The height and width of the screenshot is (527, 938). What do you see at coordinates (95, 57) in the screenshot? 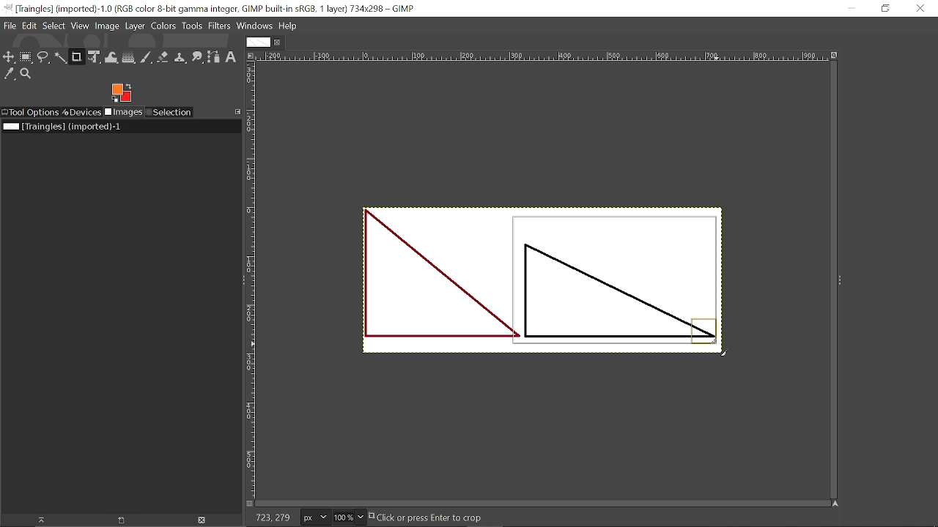
I see `Unified transform tool` at bounding box center [95, 57].